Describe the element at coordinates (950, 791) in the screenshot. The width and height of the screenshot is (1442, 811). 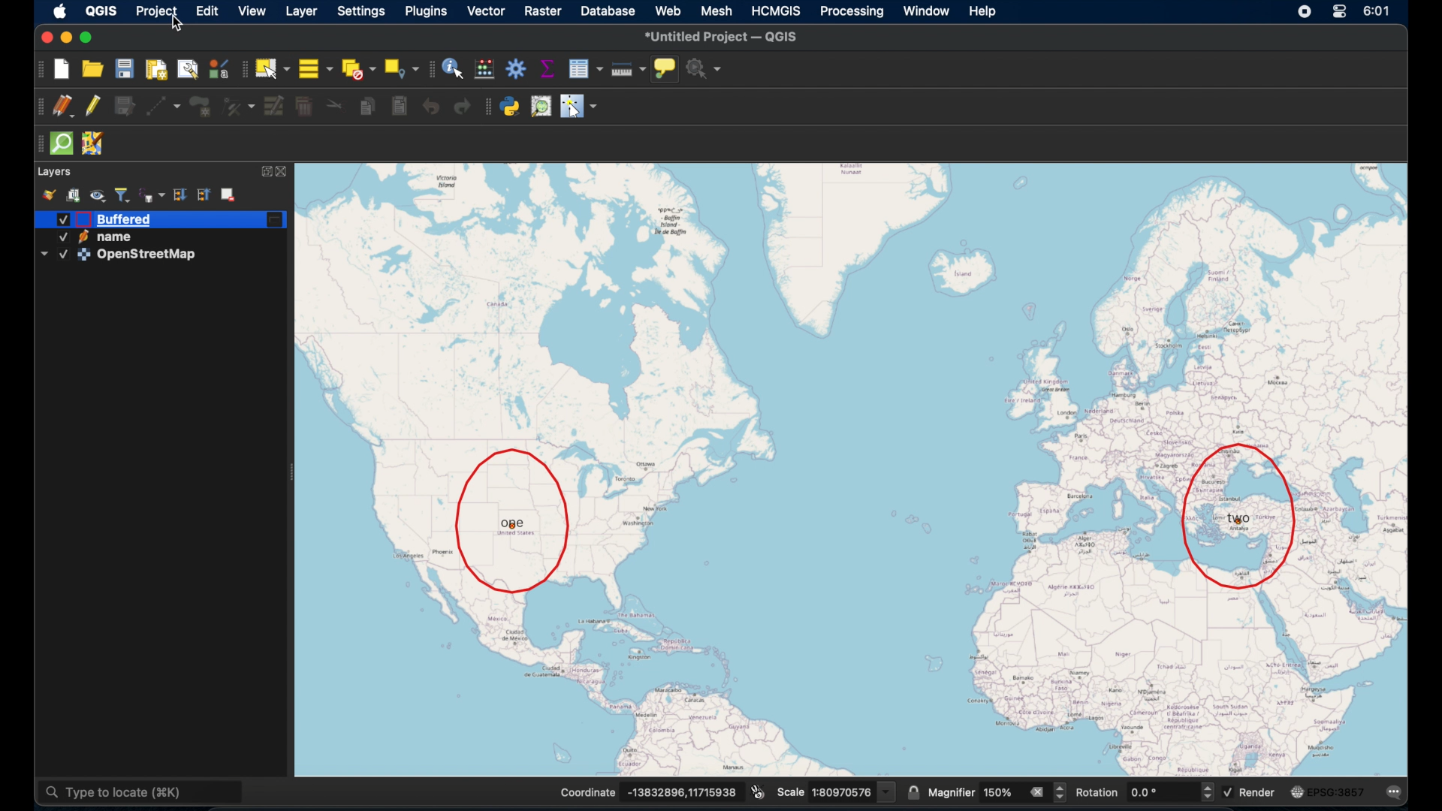
I see `magnifier` at that location.